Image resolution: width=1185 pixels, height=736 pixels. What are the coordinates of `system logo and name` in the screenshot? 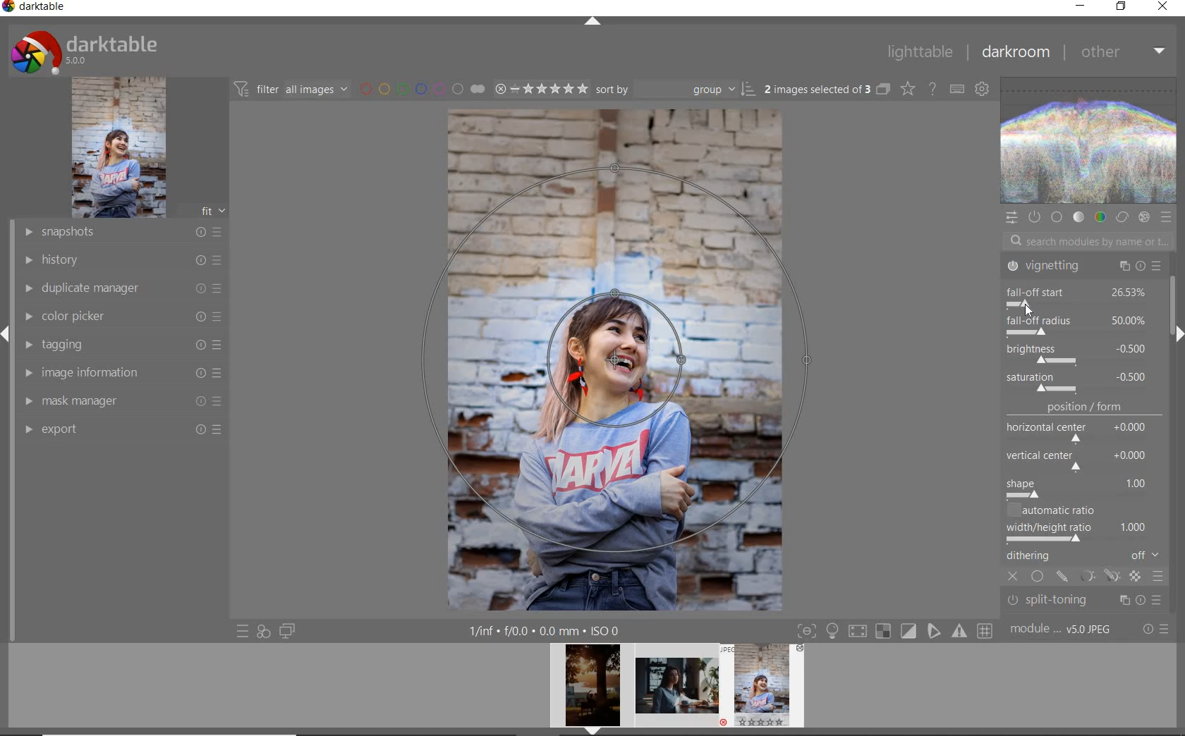 It's located at (87, 50).